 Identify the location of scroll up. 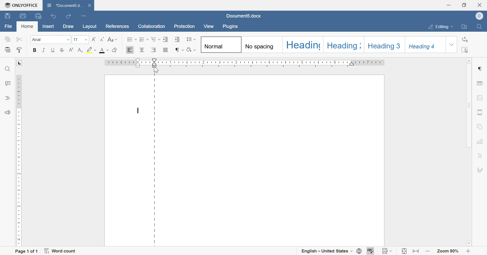
(470, 60).